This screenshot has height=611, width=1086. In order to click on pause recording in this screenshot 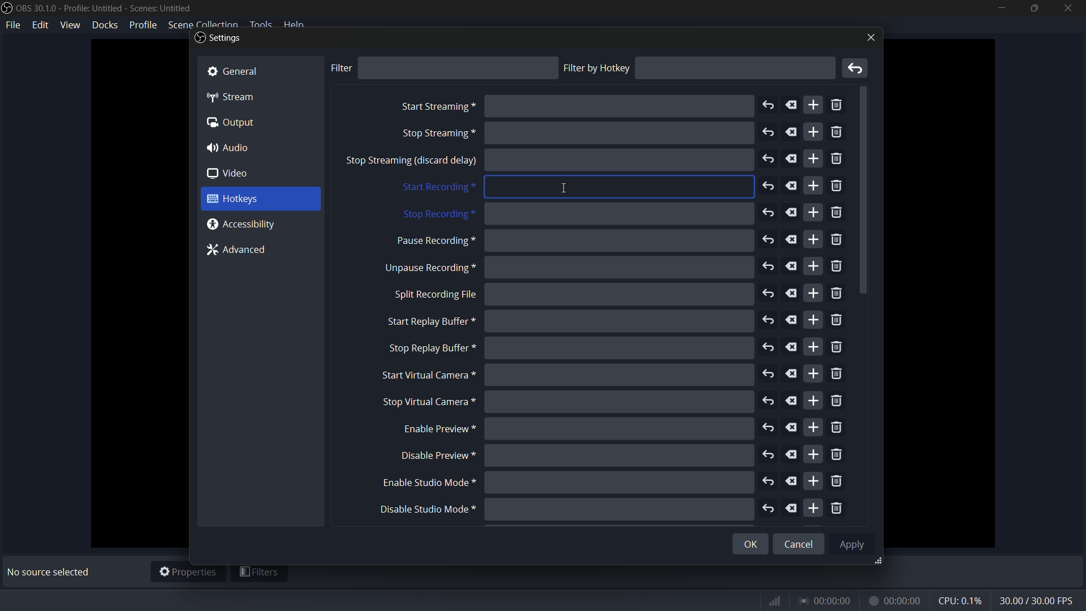, I will do `click(433, 242)`.